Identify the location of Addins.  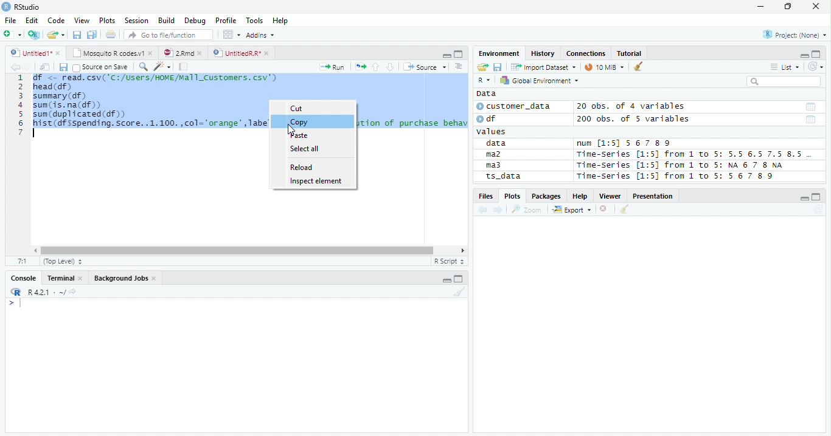
(262, 35).